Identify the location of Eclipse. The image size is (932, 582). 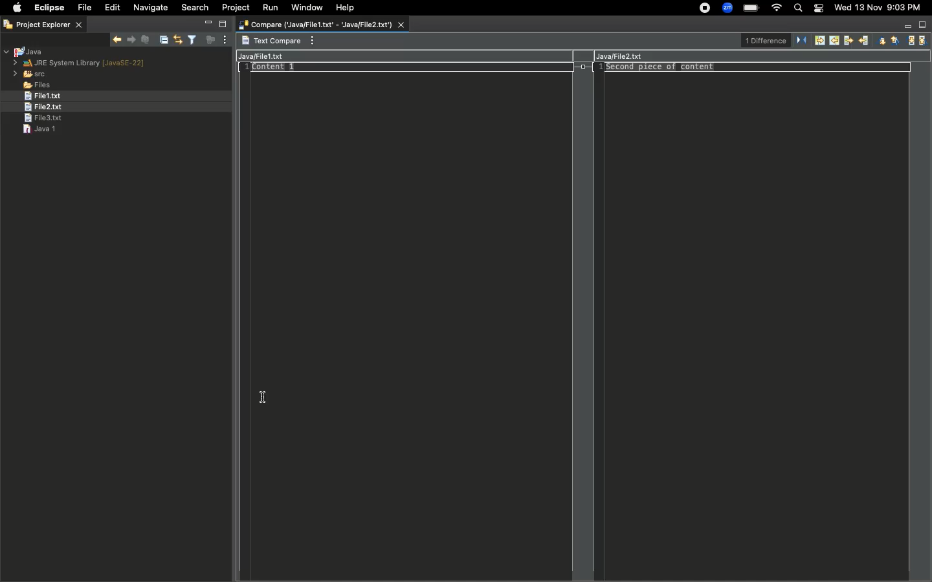
(47, 8).